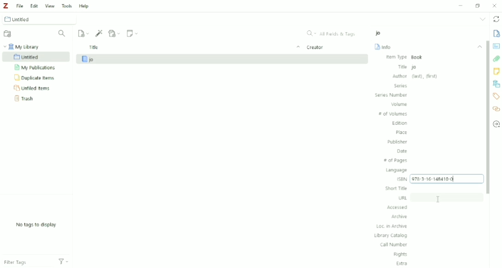  I want to click on Add Attachment, so click(115, 33).